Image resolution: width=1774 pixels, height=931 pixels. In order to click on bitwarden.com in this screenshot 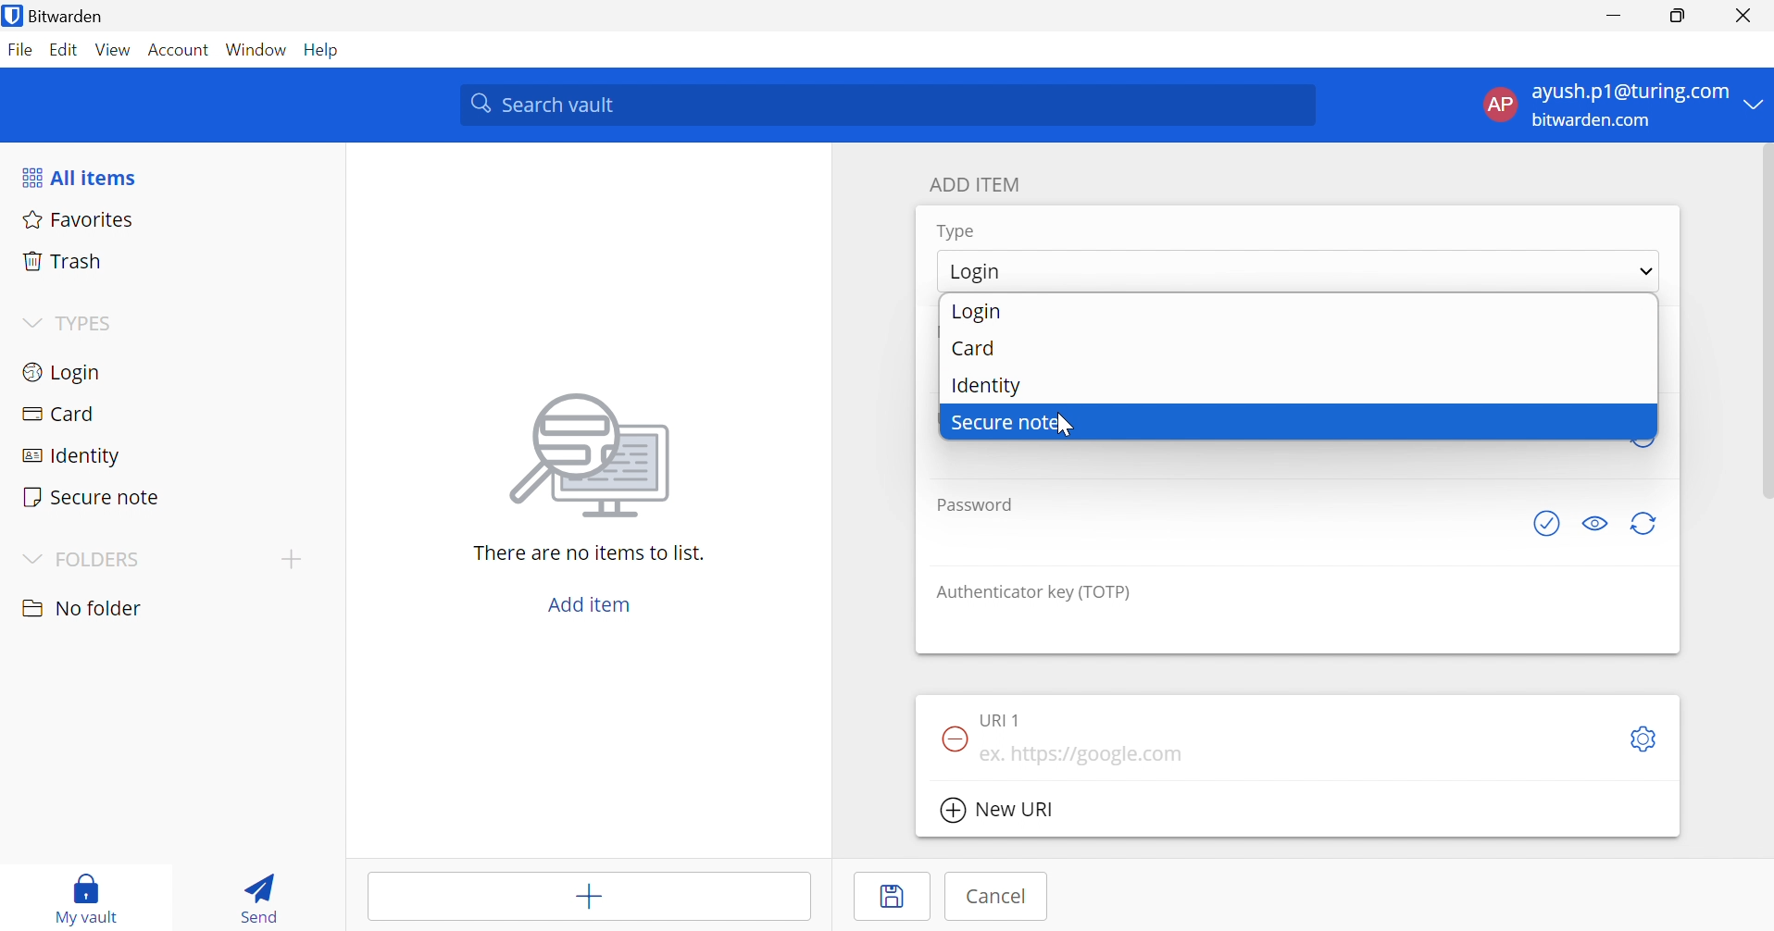, I will do `click(1591, 121)`.